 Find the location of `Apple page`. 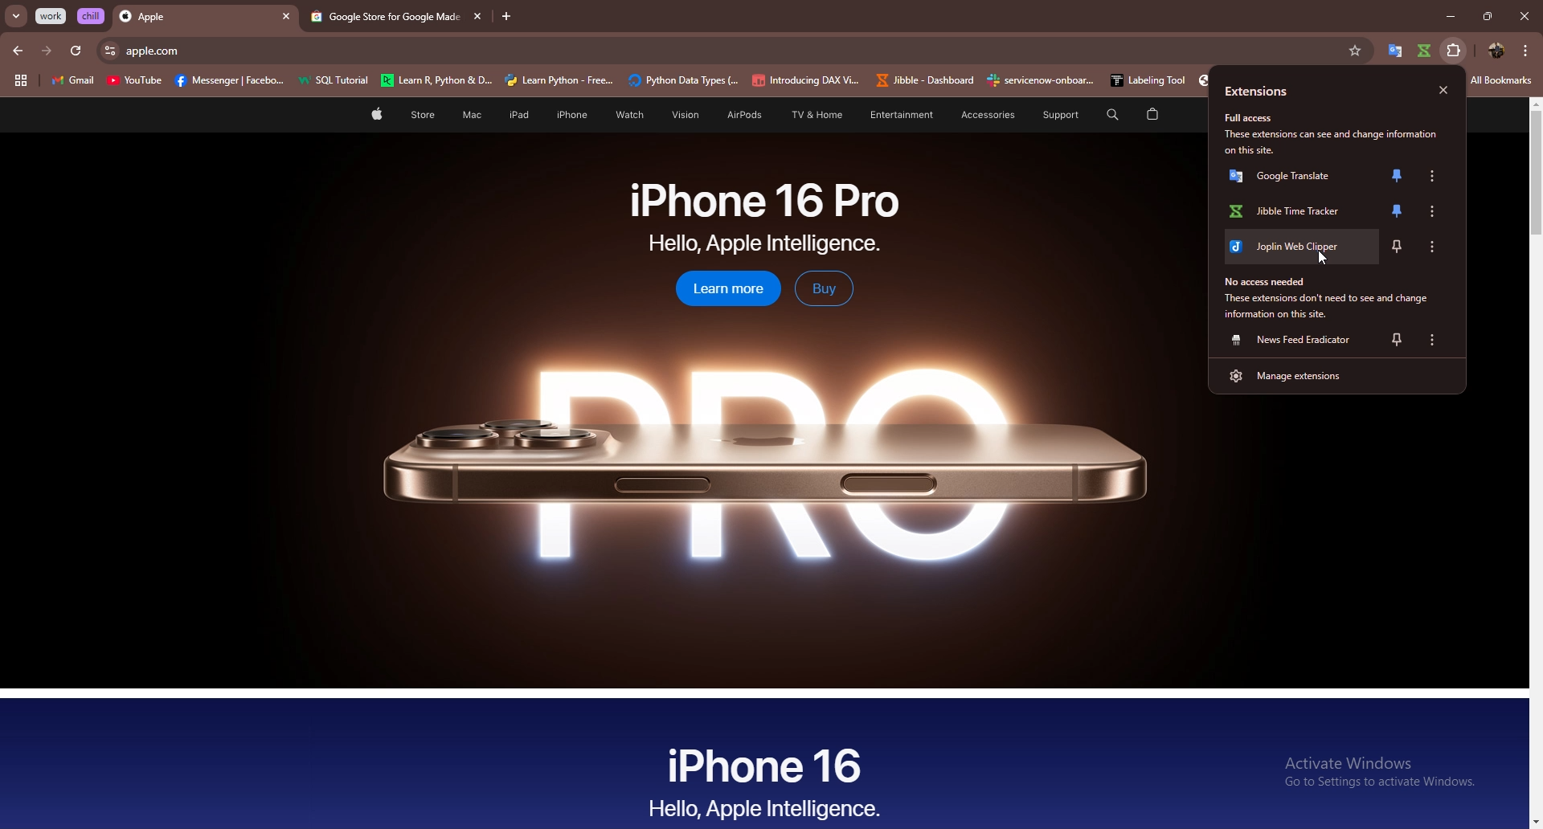

Apple page is located at coordinates (375, 116).